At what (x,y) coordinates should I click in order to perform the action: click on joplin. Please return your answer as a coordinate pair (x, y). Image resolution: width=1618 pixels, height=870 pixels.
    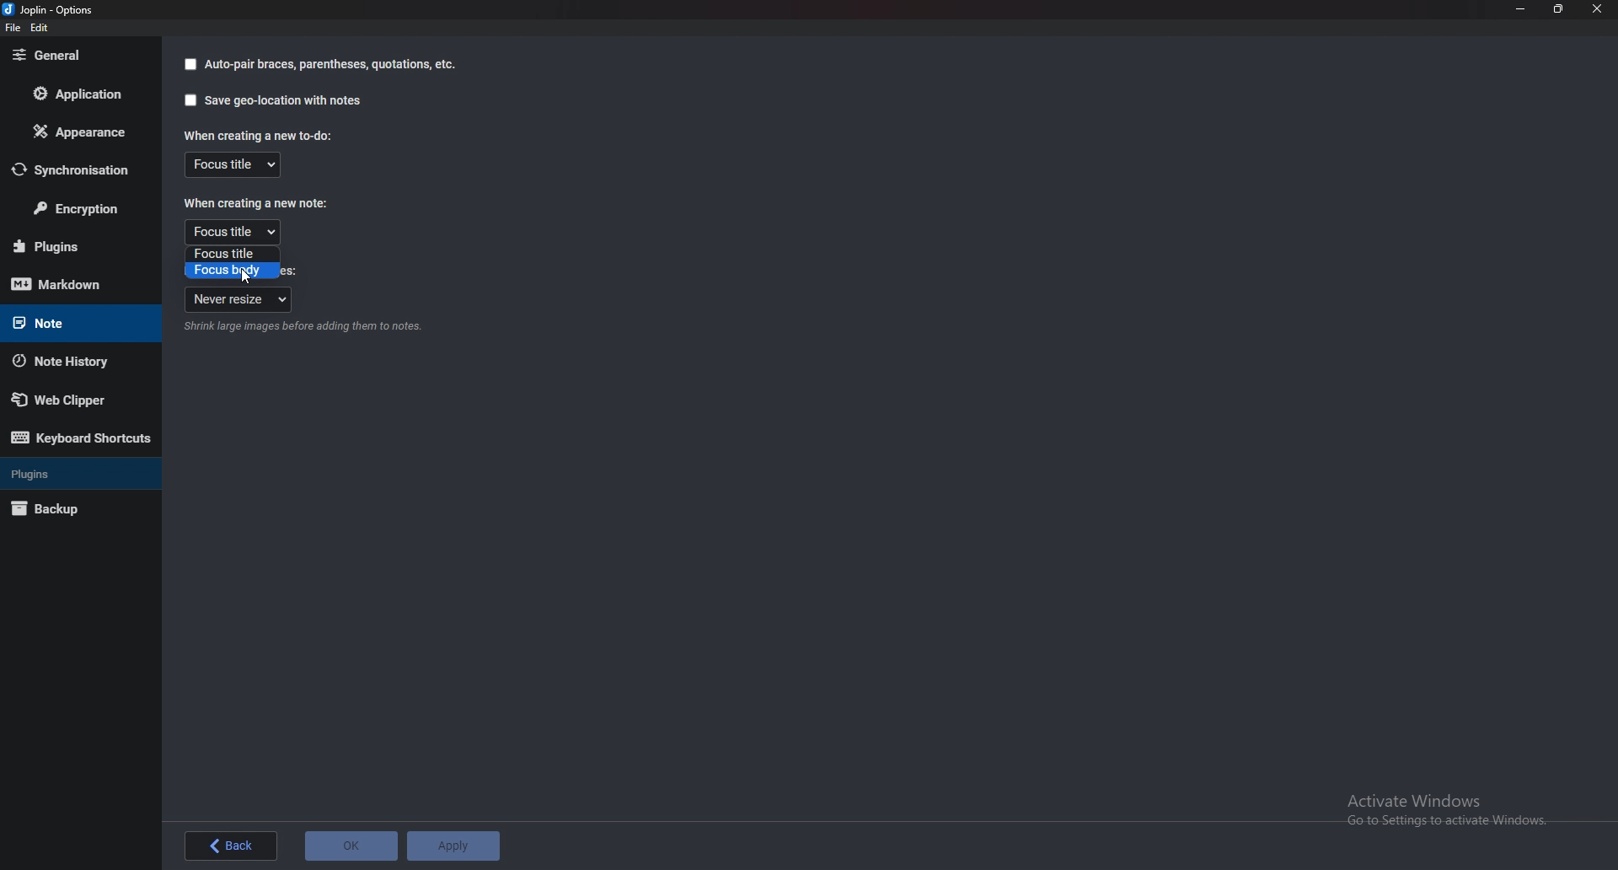
    Looking at the image, I should click on (51, 11).